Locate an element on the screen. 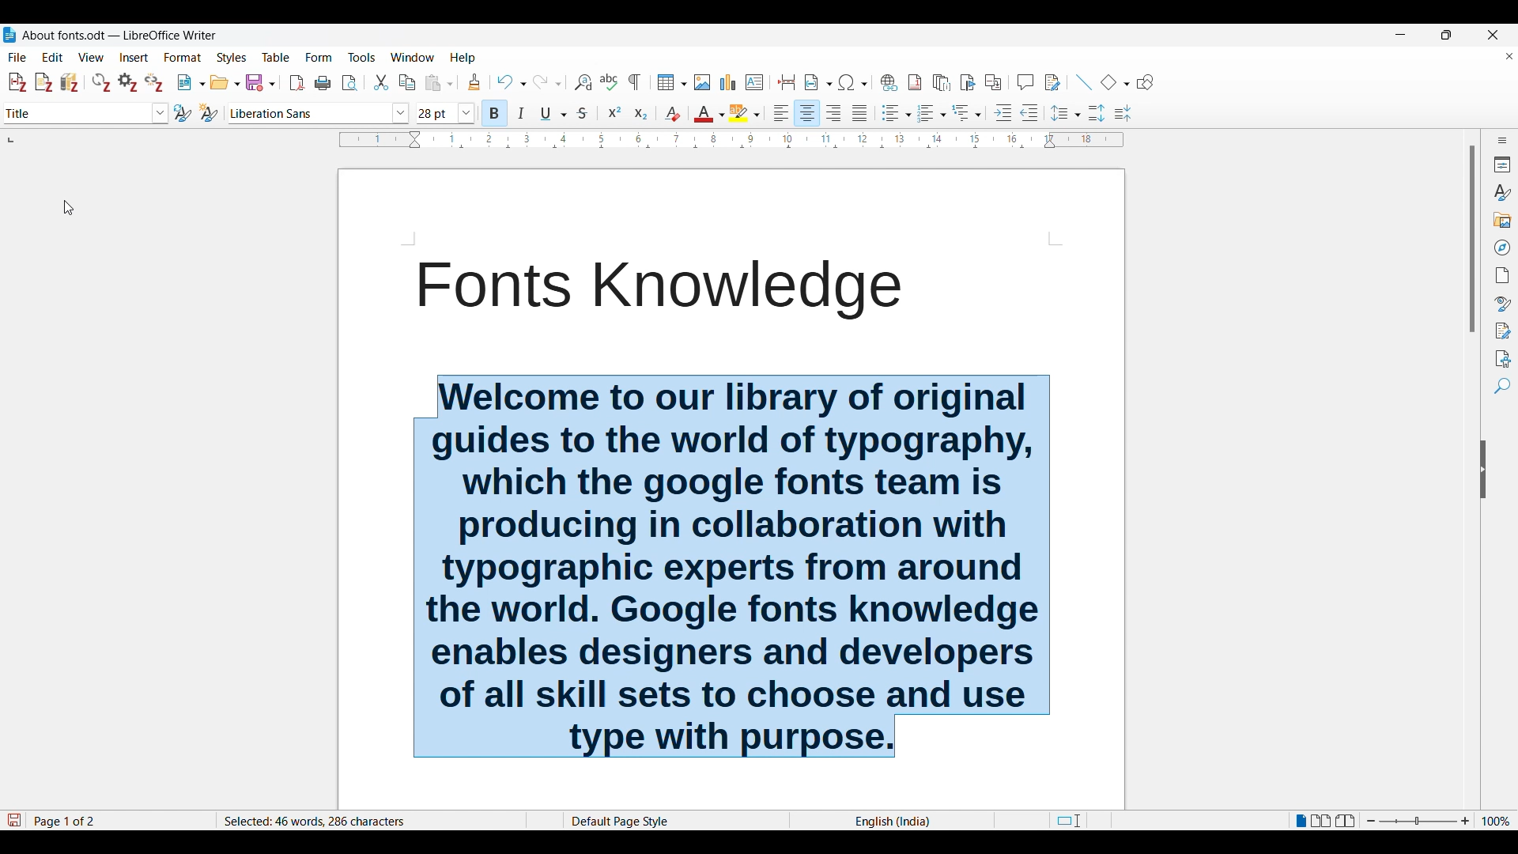 Image resolution: width=1518 pixels, height=854 pixels. Increase indent is located at coordinates (1003, 112).